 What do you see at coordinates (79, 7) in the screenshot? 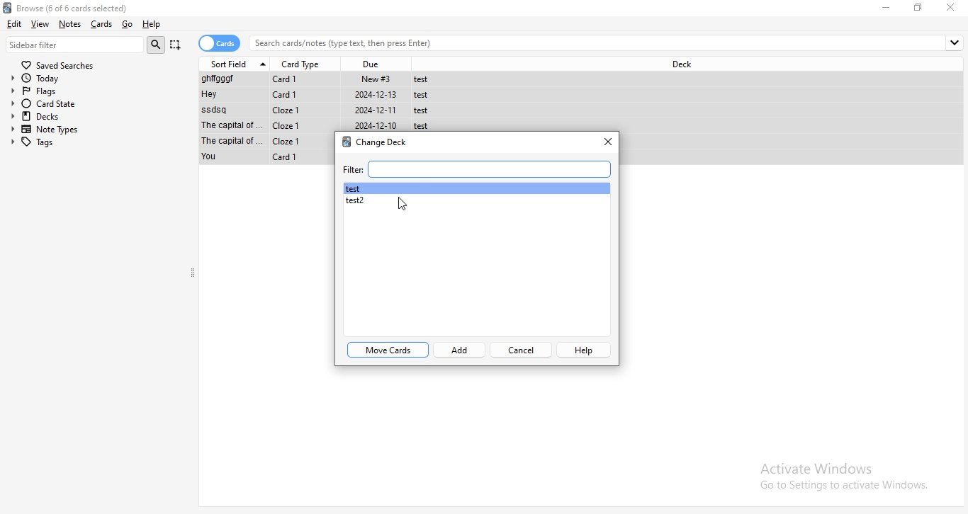
I see `Browse (0 of 6 cards selected)` at bounding box center [79, 7].